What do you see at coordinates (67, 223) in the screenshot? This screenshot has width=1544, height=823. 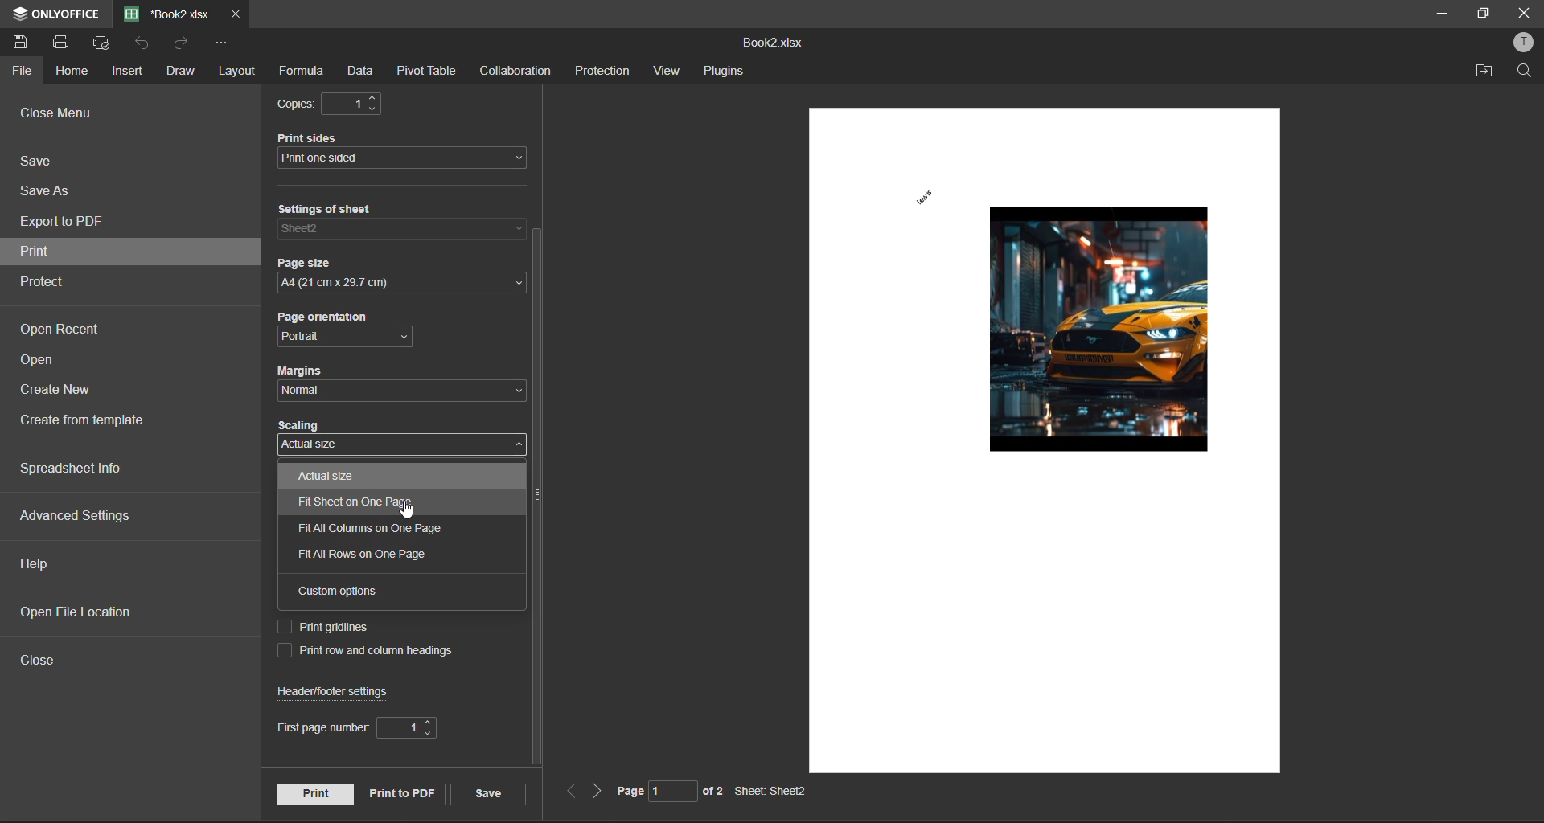 I see `export to pdf` at bounding box center [67, 223].